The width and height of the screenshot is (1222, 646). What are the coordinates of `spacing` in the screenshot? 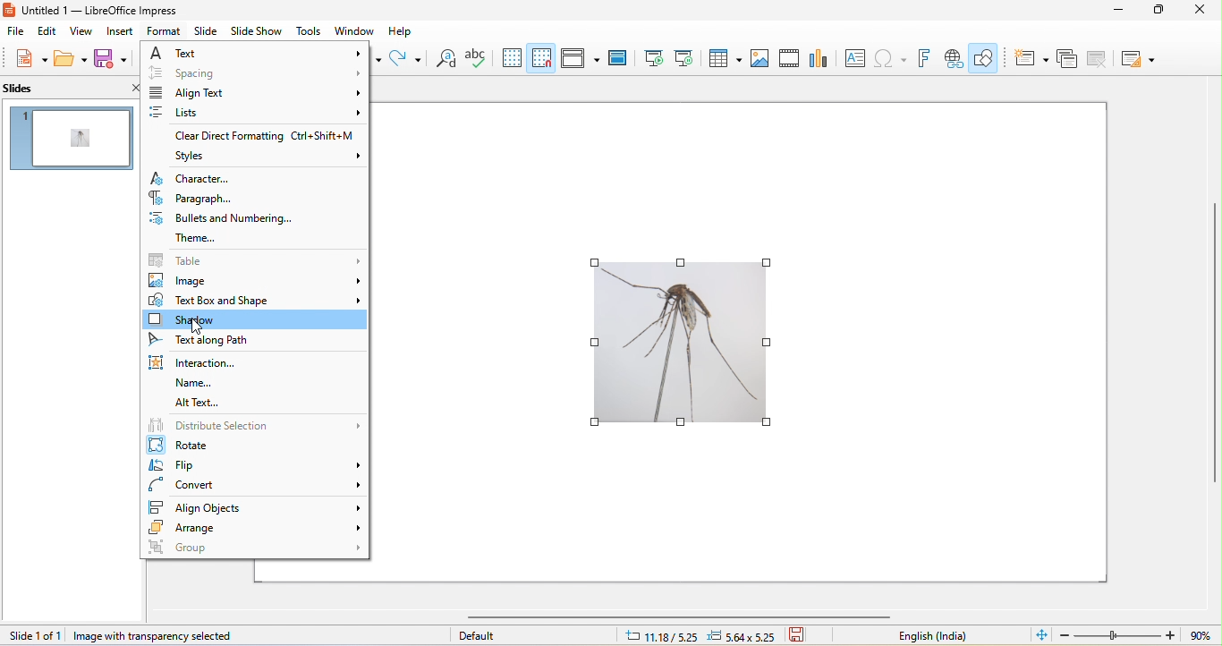 It's located at (257, 72).